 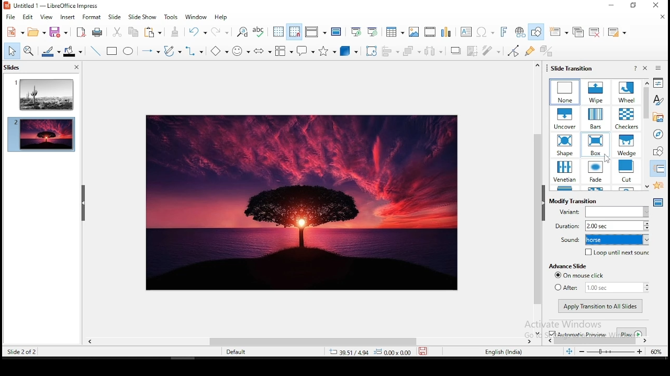 I want to click on slide show, so click(x=142, y=17).